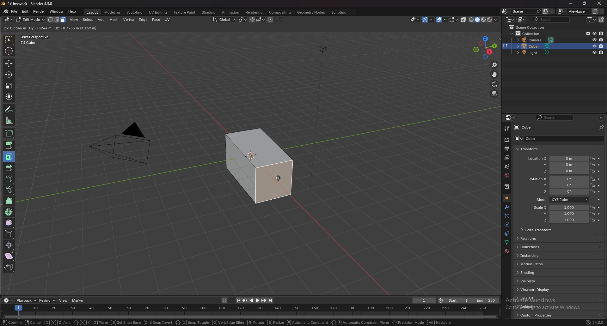  Describe the element at coordinates (495, 65) in the screenshot. I see `zoom` at that location.